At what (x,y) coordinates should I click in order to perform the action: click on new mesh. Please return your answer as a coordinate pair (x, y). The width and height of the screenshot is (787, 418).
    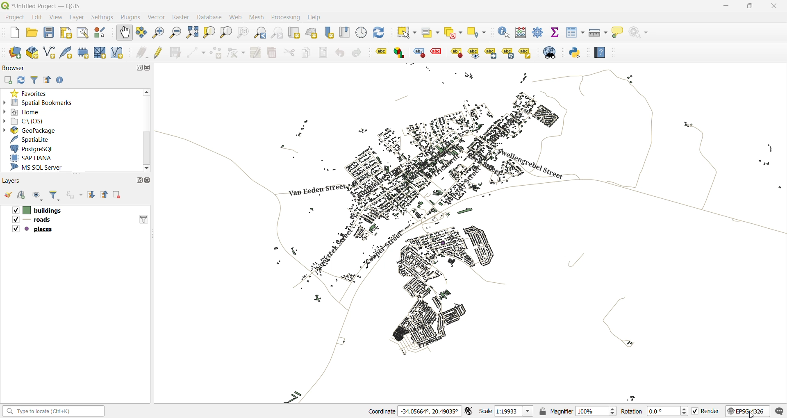
    Looking at the image, I should click on (99, 52).